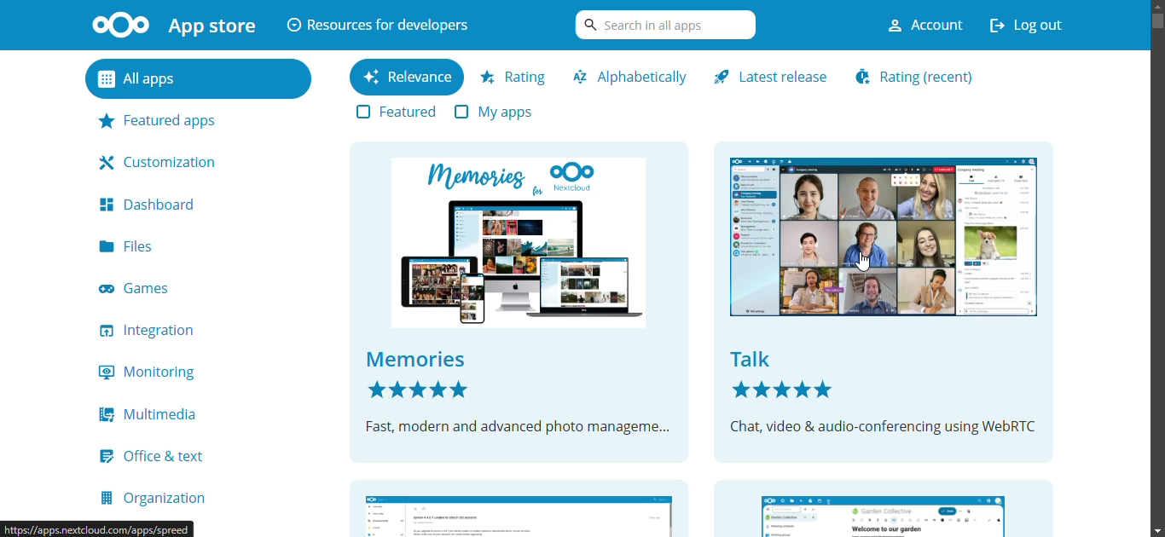 The height and width of the screenshot is (537, 1165). What do you see at coordinates (773, 78) in the screenshot?
I see `latest release` at bounding box center [773, 78].